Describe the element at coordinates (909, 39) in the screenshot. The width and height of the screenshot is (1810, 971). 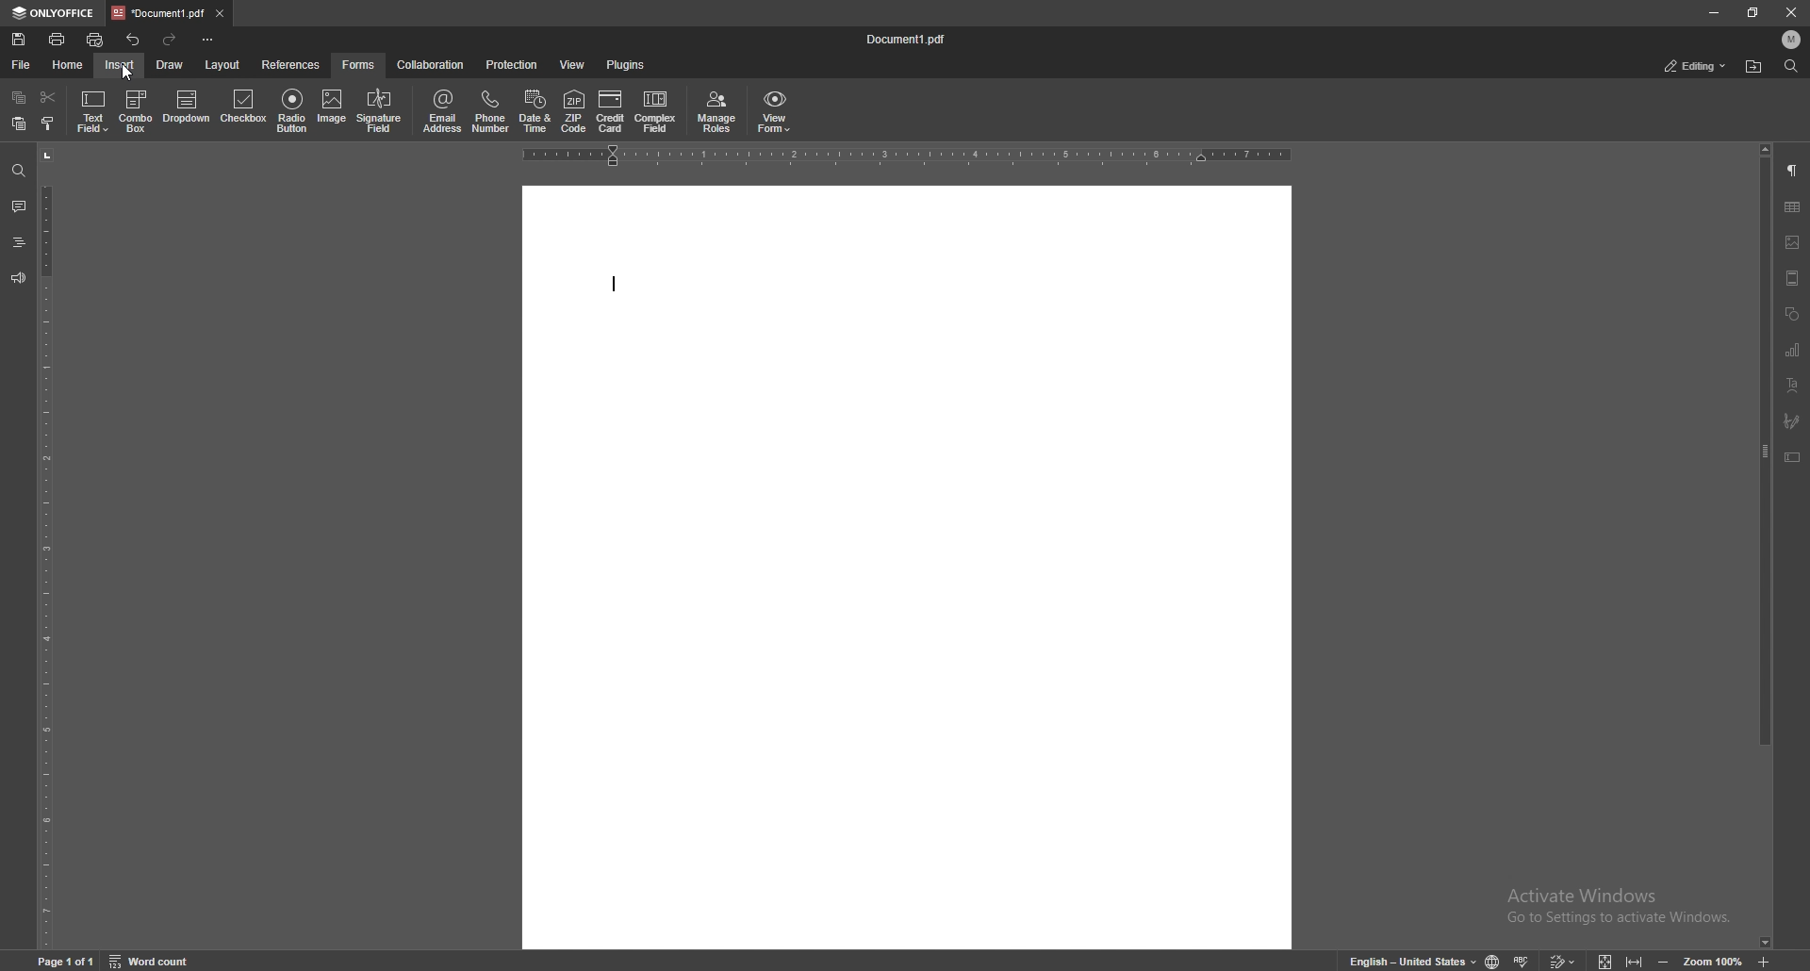
I see `file name` at that location.